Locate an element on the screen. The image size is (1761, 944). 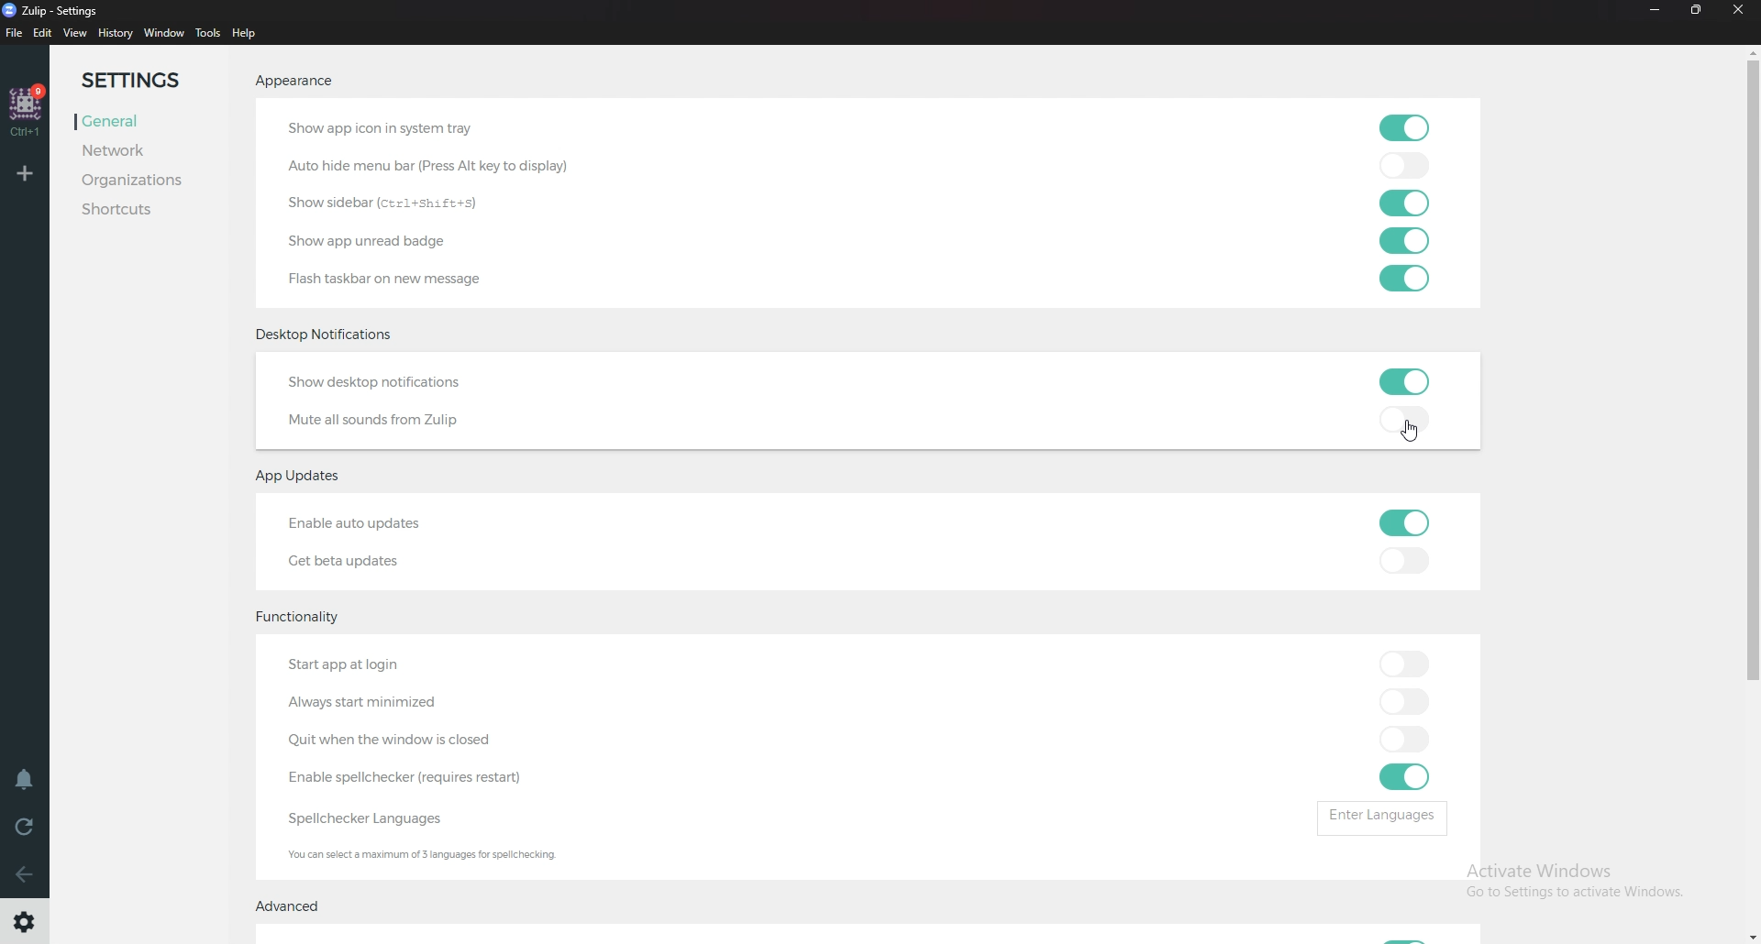
Tools is located at coordinates (208, 33).